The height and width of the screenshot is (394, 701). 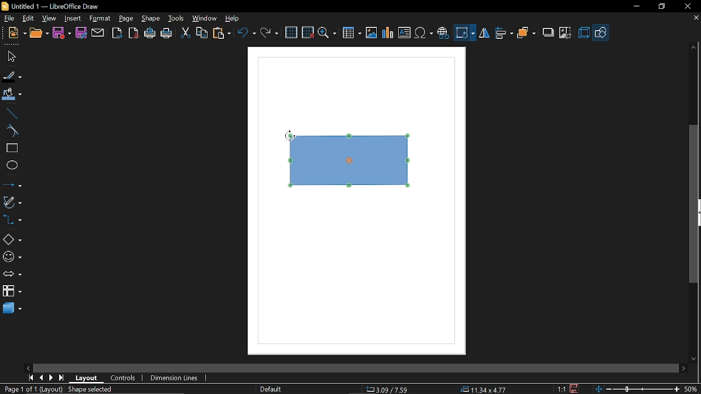 I want to click on Shadow, so click(x=547, y=33).